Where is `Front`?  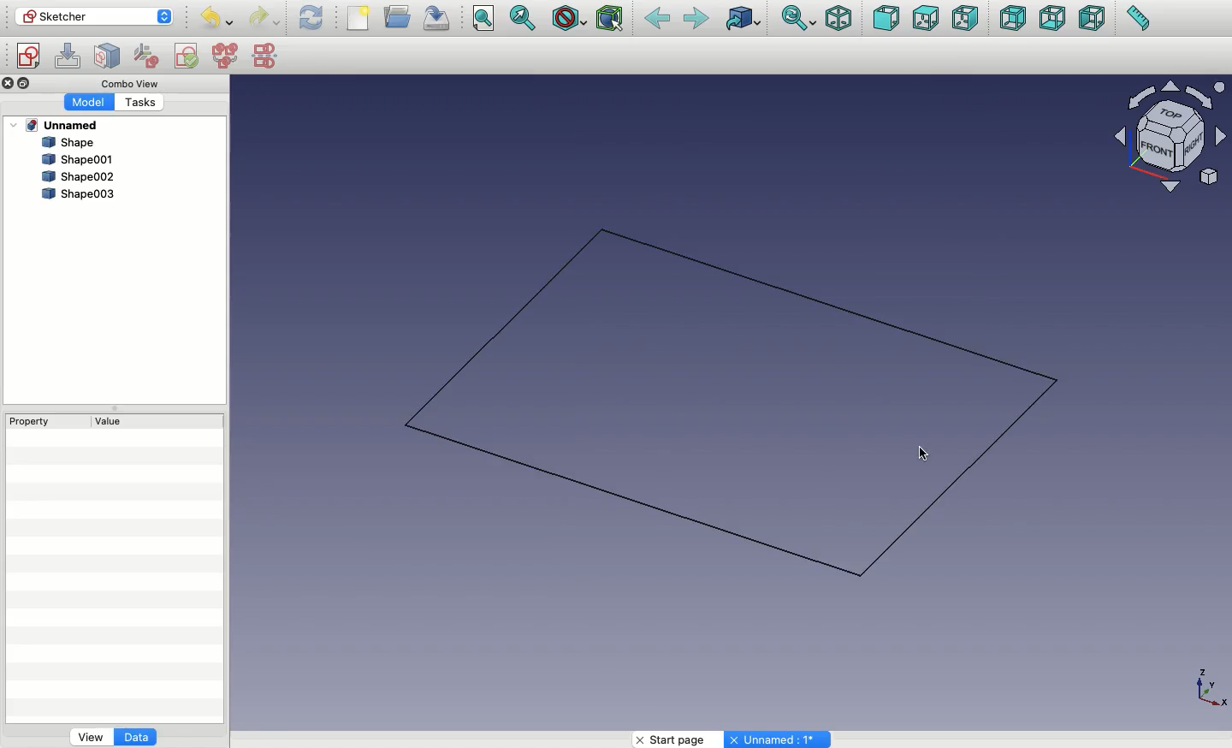
Front is located at coordinates (885, 21).